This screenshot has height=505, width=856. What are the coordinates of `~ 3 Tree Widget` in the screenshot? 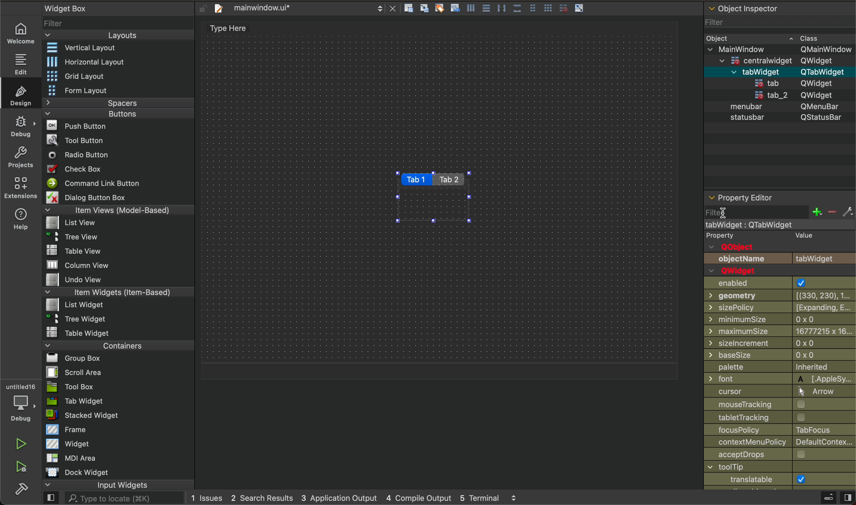 It's located at (71, 319).